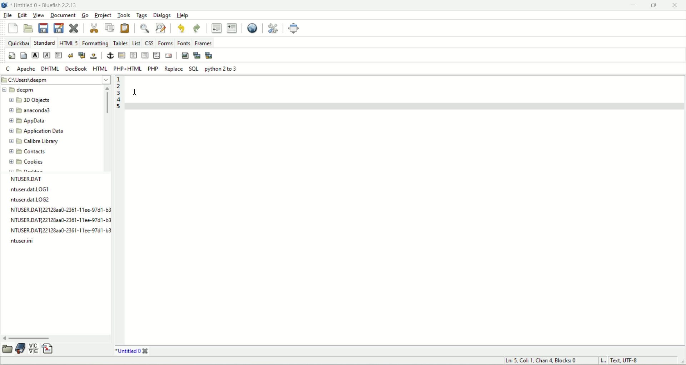 The height and width of the screenshot is (365, 686). Describe the element at coordinates (203, 42) in the screenshot. I see `frames` at that location.